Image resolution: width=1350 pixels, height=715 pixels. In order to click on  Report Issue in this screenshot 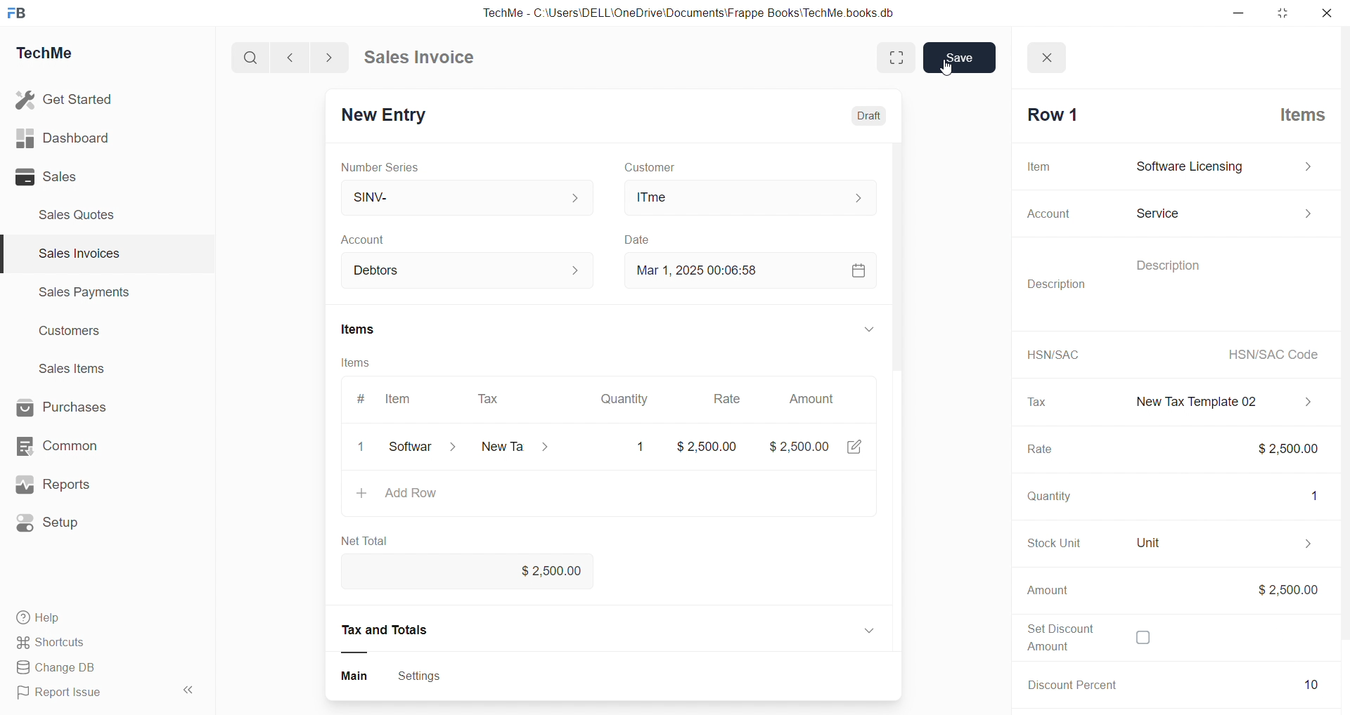, I will do `click(65, 695)`.